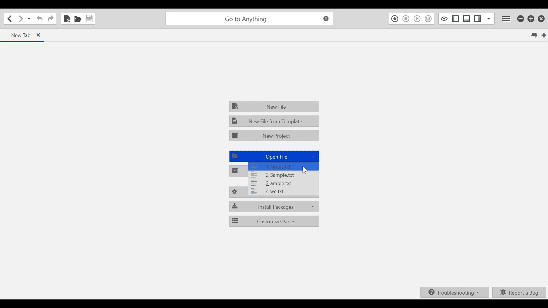  I want to click on Customize Panes, so click(274, 221).